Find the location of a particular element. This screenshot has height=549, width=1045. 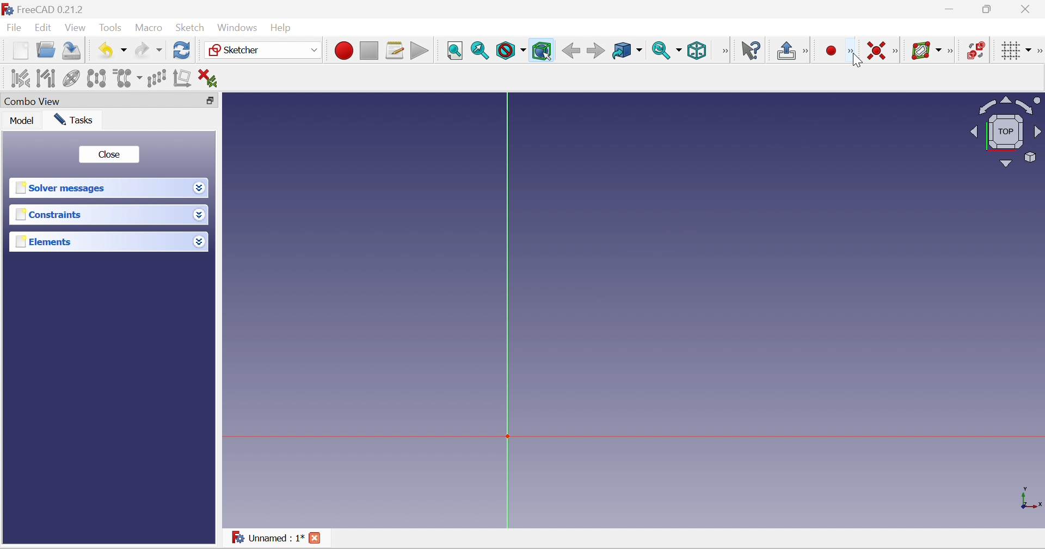

Select associated constraints is located at coordinates (20, 78).